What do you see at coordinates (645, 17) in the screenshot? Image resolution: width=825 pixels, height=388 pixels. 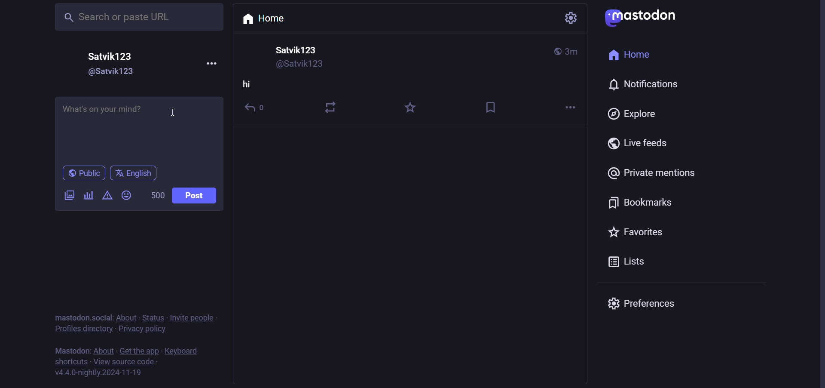 I see `mastodon` at bounding box center [645, 17].